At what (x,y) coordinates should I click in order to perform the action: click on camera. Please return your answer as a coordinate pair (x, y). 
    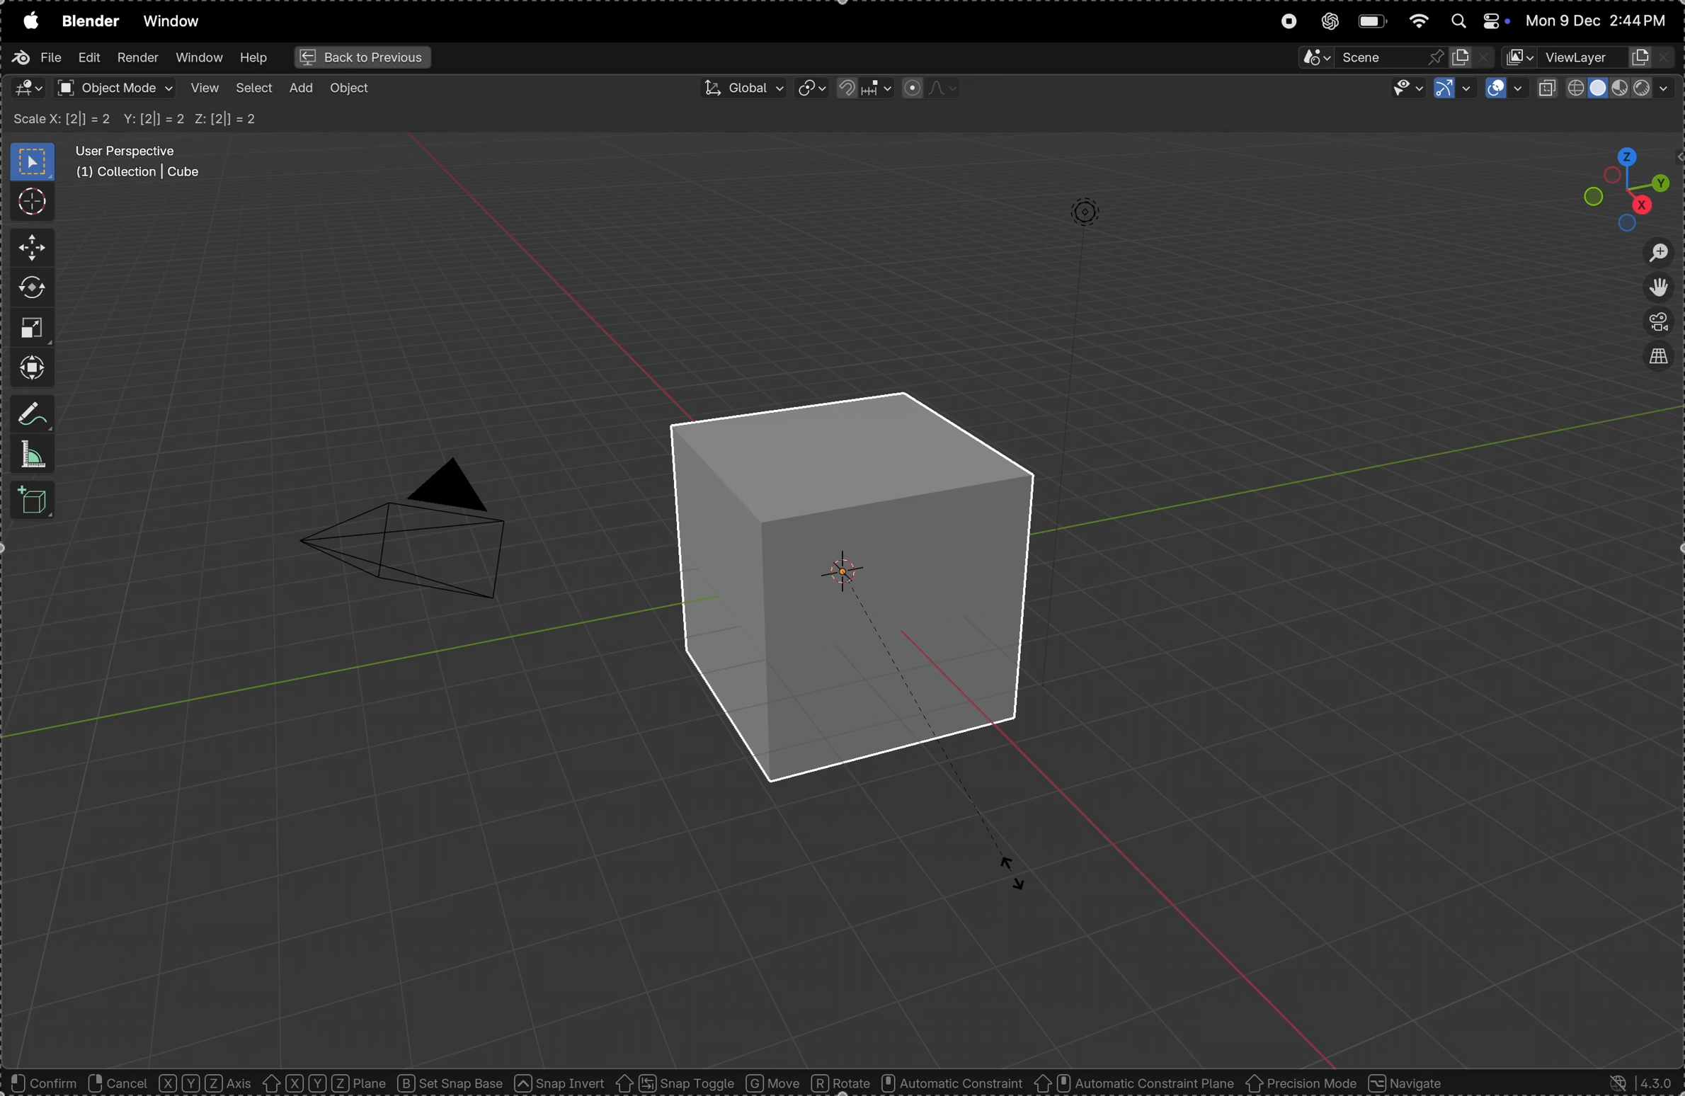
    Looking at the image, I should click on (423, 537).